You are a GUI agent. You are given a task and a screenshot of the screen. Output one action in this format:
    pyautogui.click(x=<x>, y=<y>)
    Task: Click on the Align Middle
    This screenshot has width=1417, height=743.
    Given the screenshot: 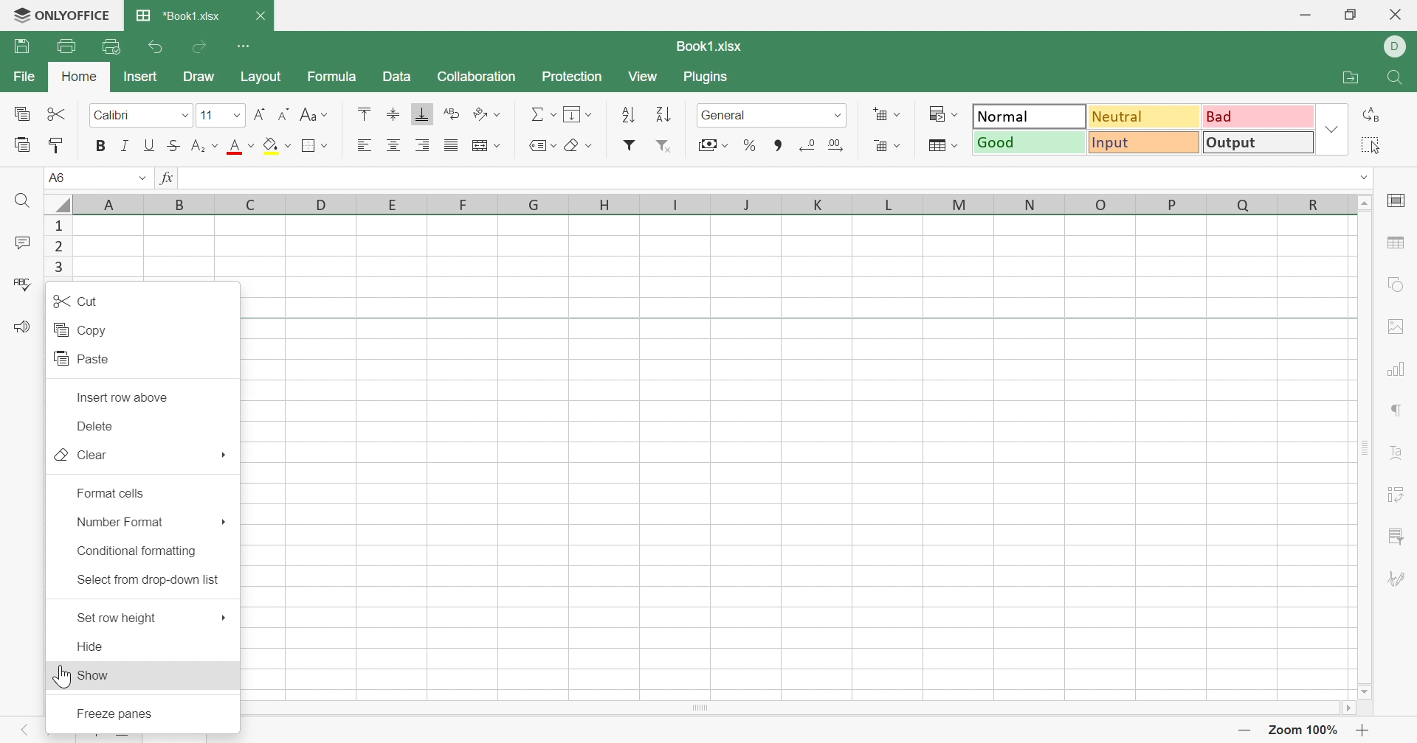 What is the action you would take?
    pyautogui.click(x=393, y=116)
    